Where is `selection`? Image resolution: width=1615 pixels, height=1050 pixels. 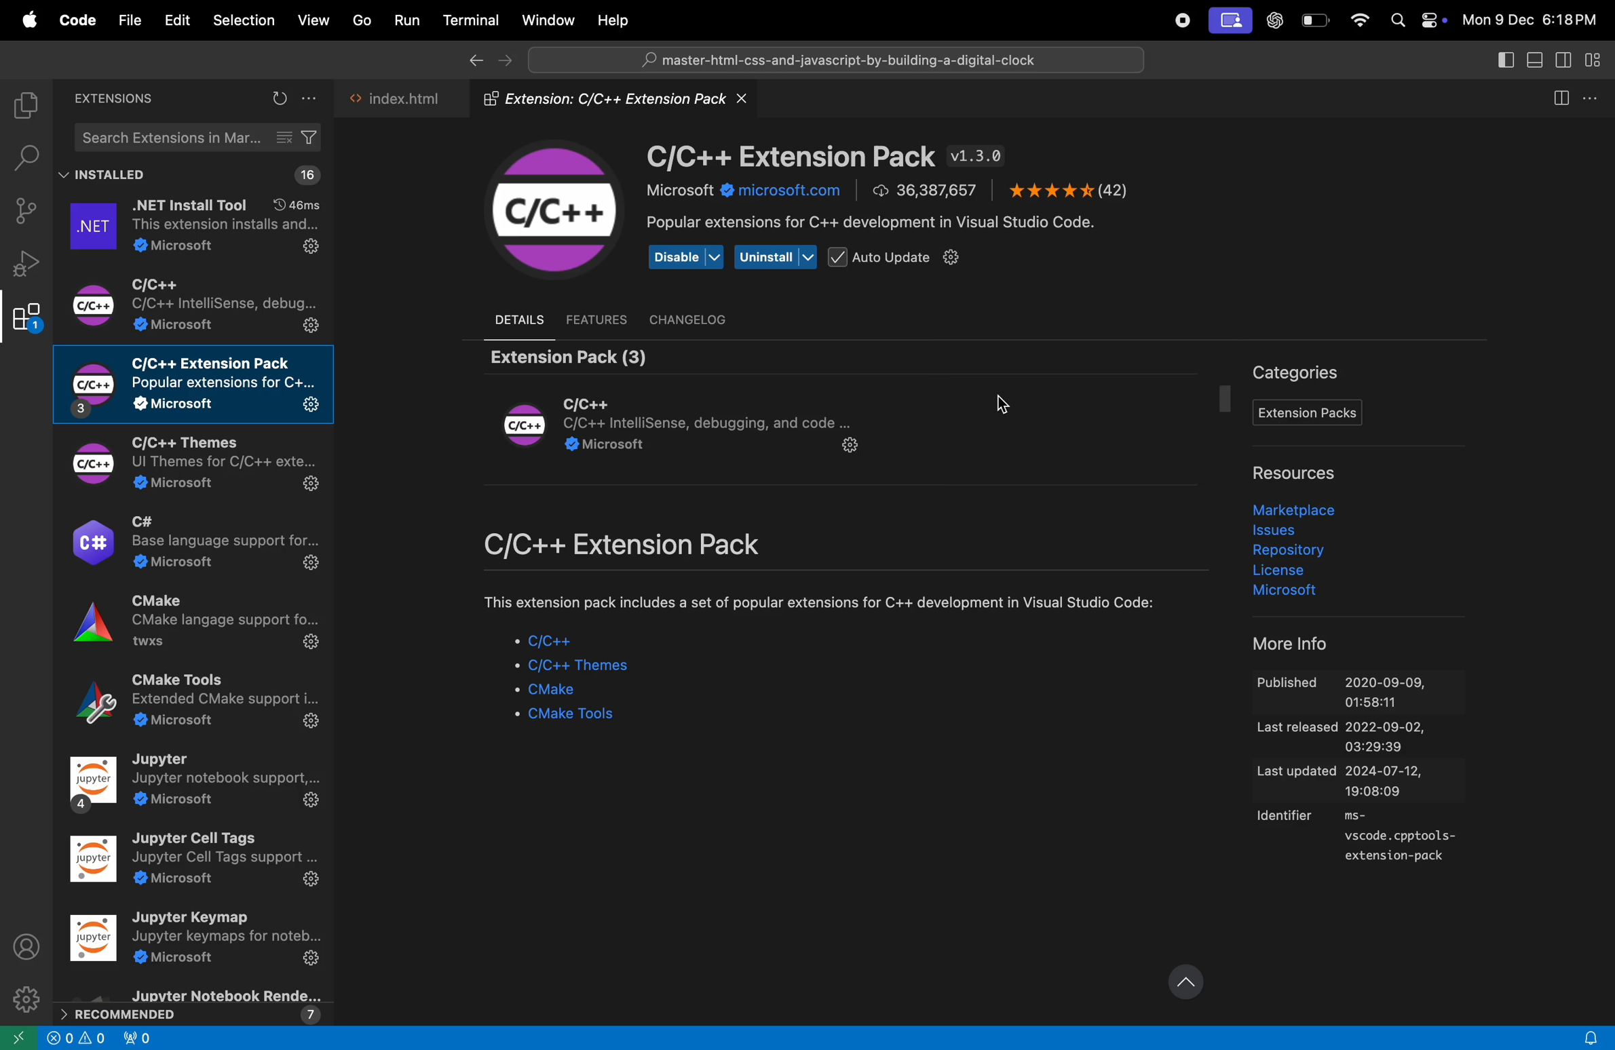
selection is located at coordinates (243, 21).